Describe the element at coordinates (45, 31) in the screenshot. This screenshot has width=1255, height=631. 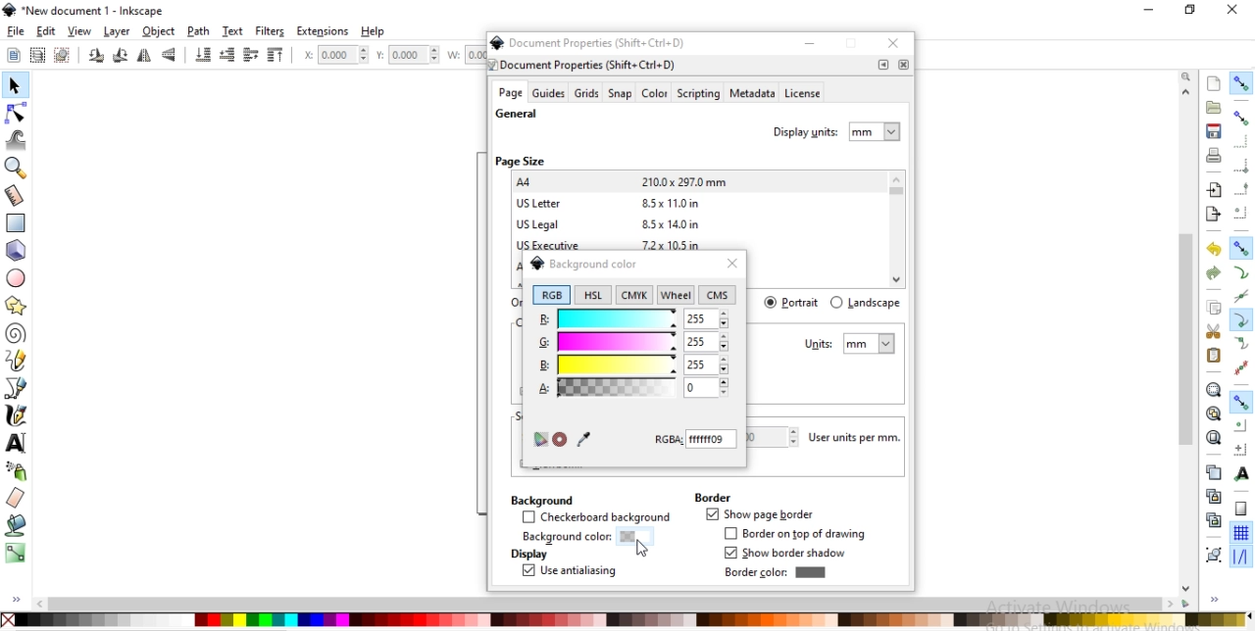
I see `edit` at that location.